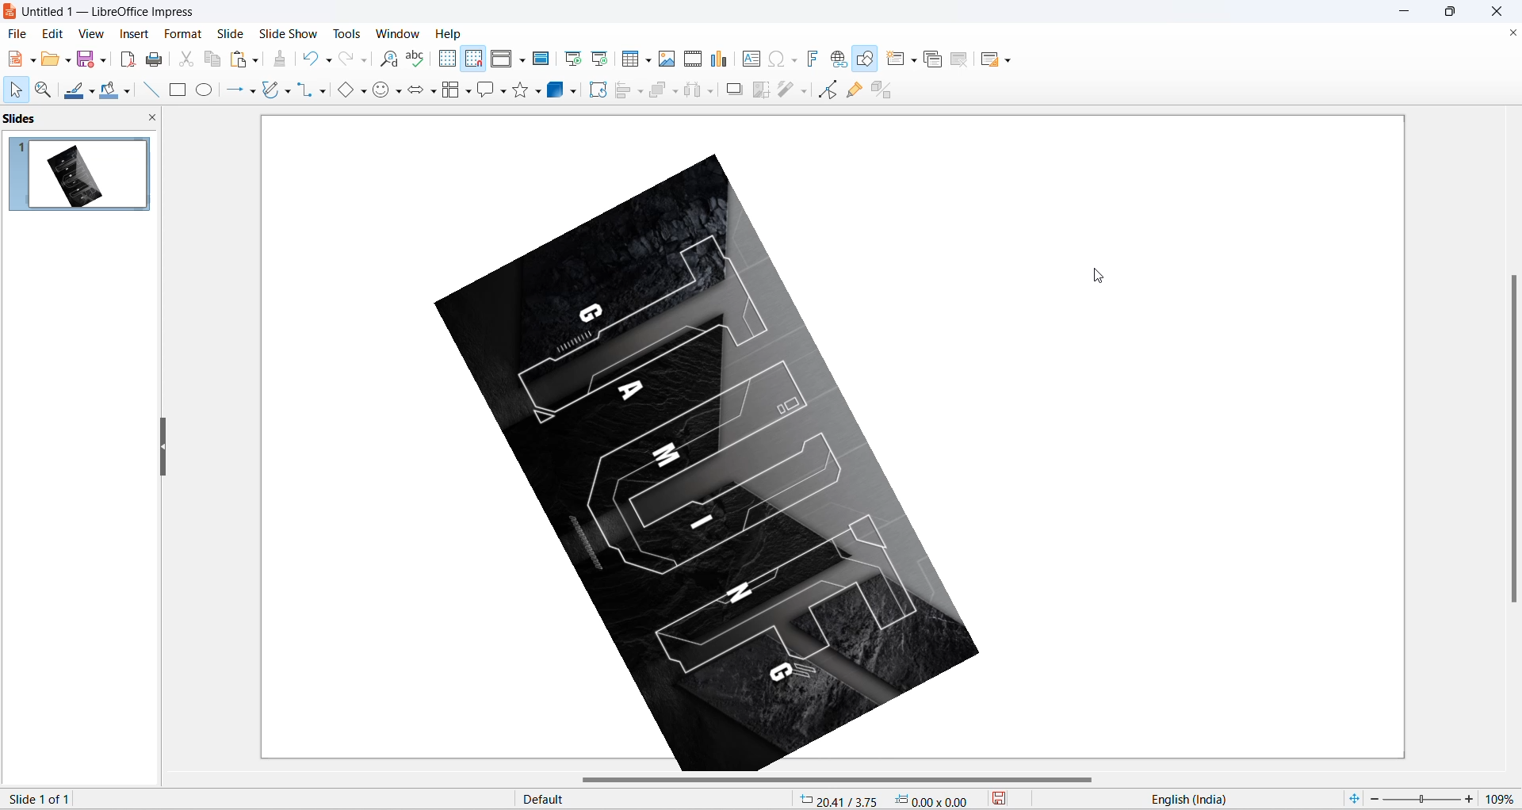 Image resolution: width=1522 pixels, height=810 pixels. What do you see at coordinates (415, 59) in the screenshot?
I see `spelling` at bounding box center [415, 59].